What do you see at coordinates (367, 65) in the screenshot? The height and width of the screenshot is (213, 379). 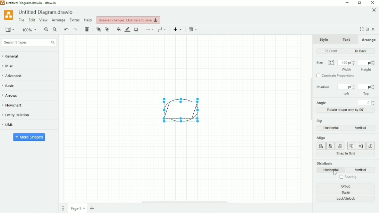 I see `Height` at bounding box center [367, 65].